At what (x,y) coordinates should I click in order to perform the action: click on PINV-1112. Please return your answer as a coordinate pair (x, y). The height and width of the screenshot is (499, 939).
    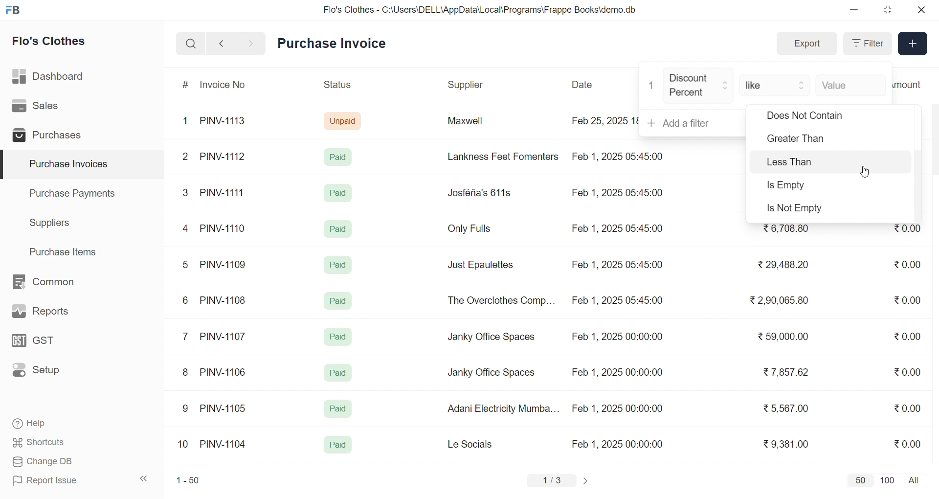
    Looking at the image, I should click on (223, 157).